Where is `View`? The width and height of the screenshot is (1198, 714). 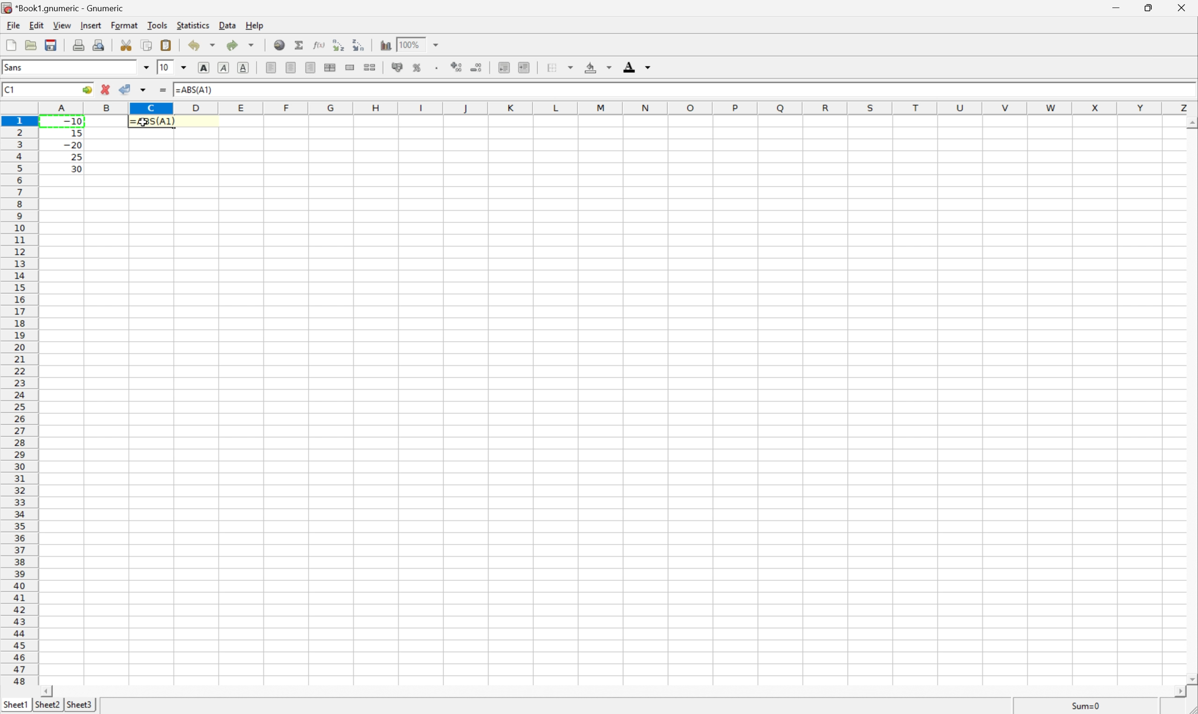
View is located at coordinates (62, 25).